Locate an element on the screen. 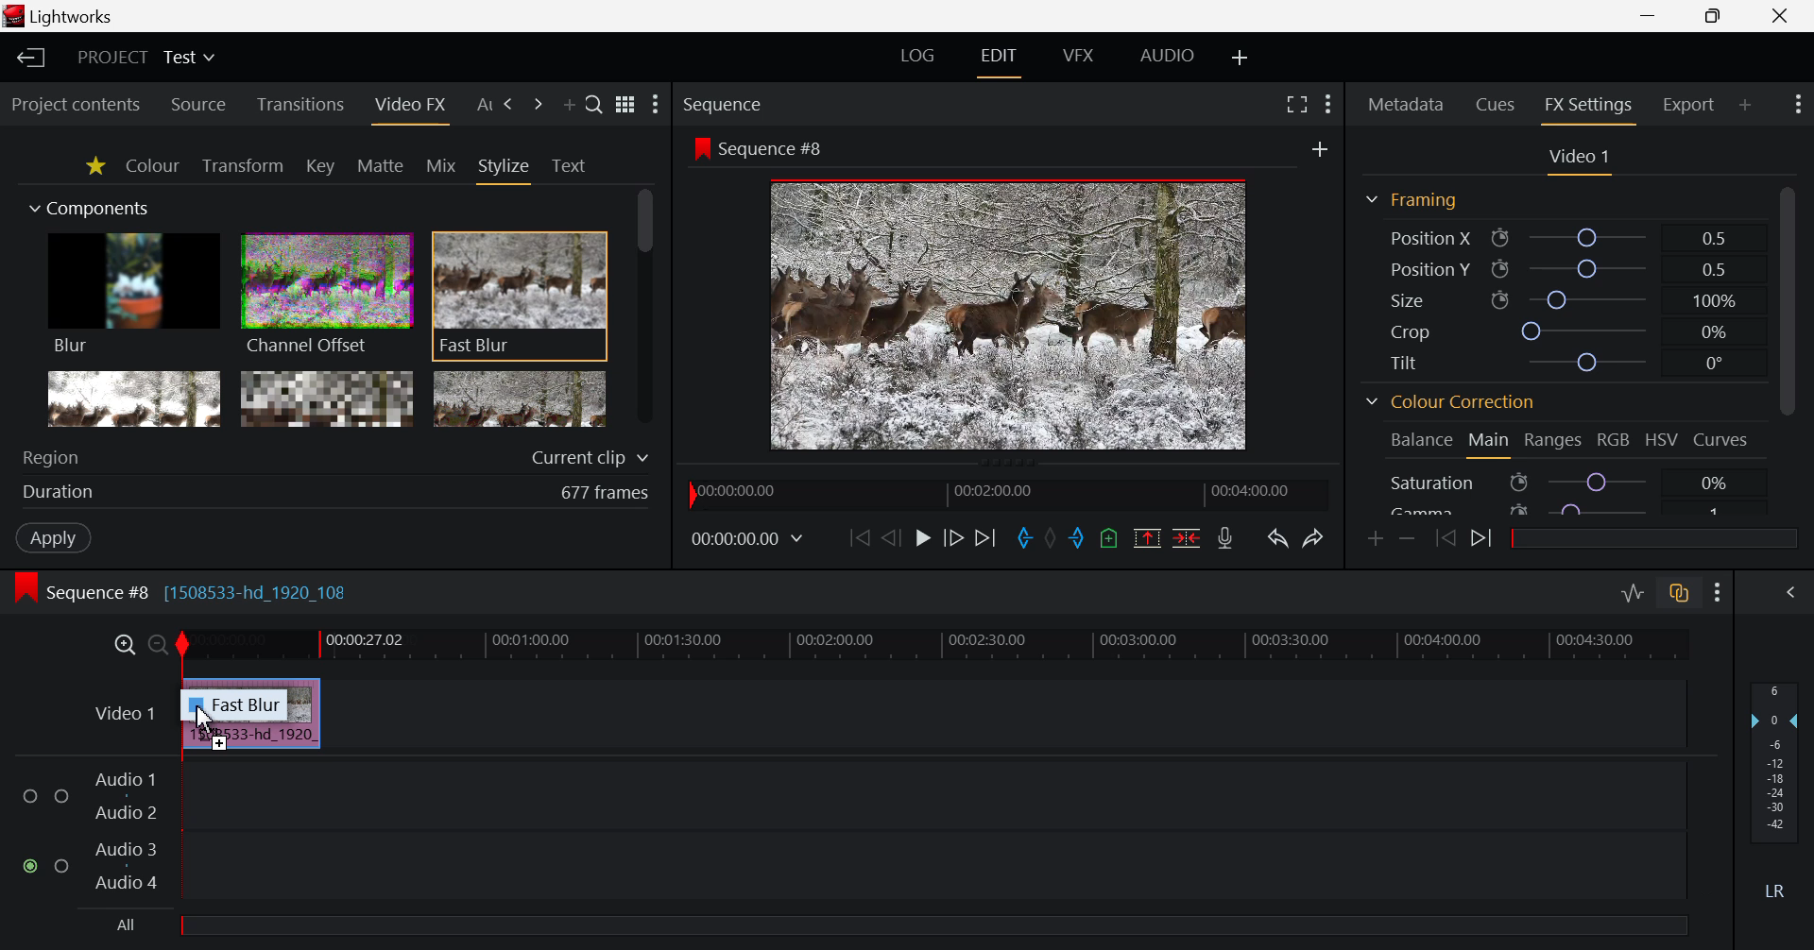 This screenshot has height=950, width=1814. All is located at coordinates (123, 924).